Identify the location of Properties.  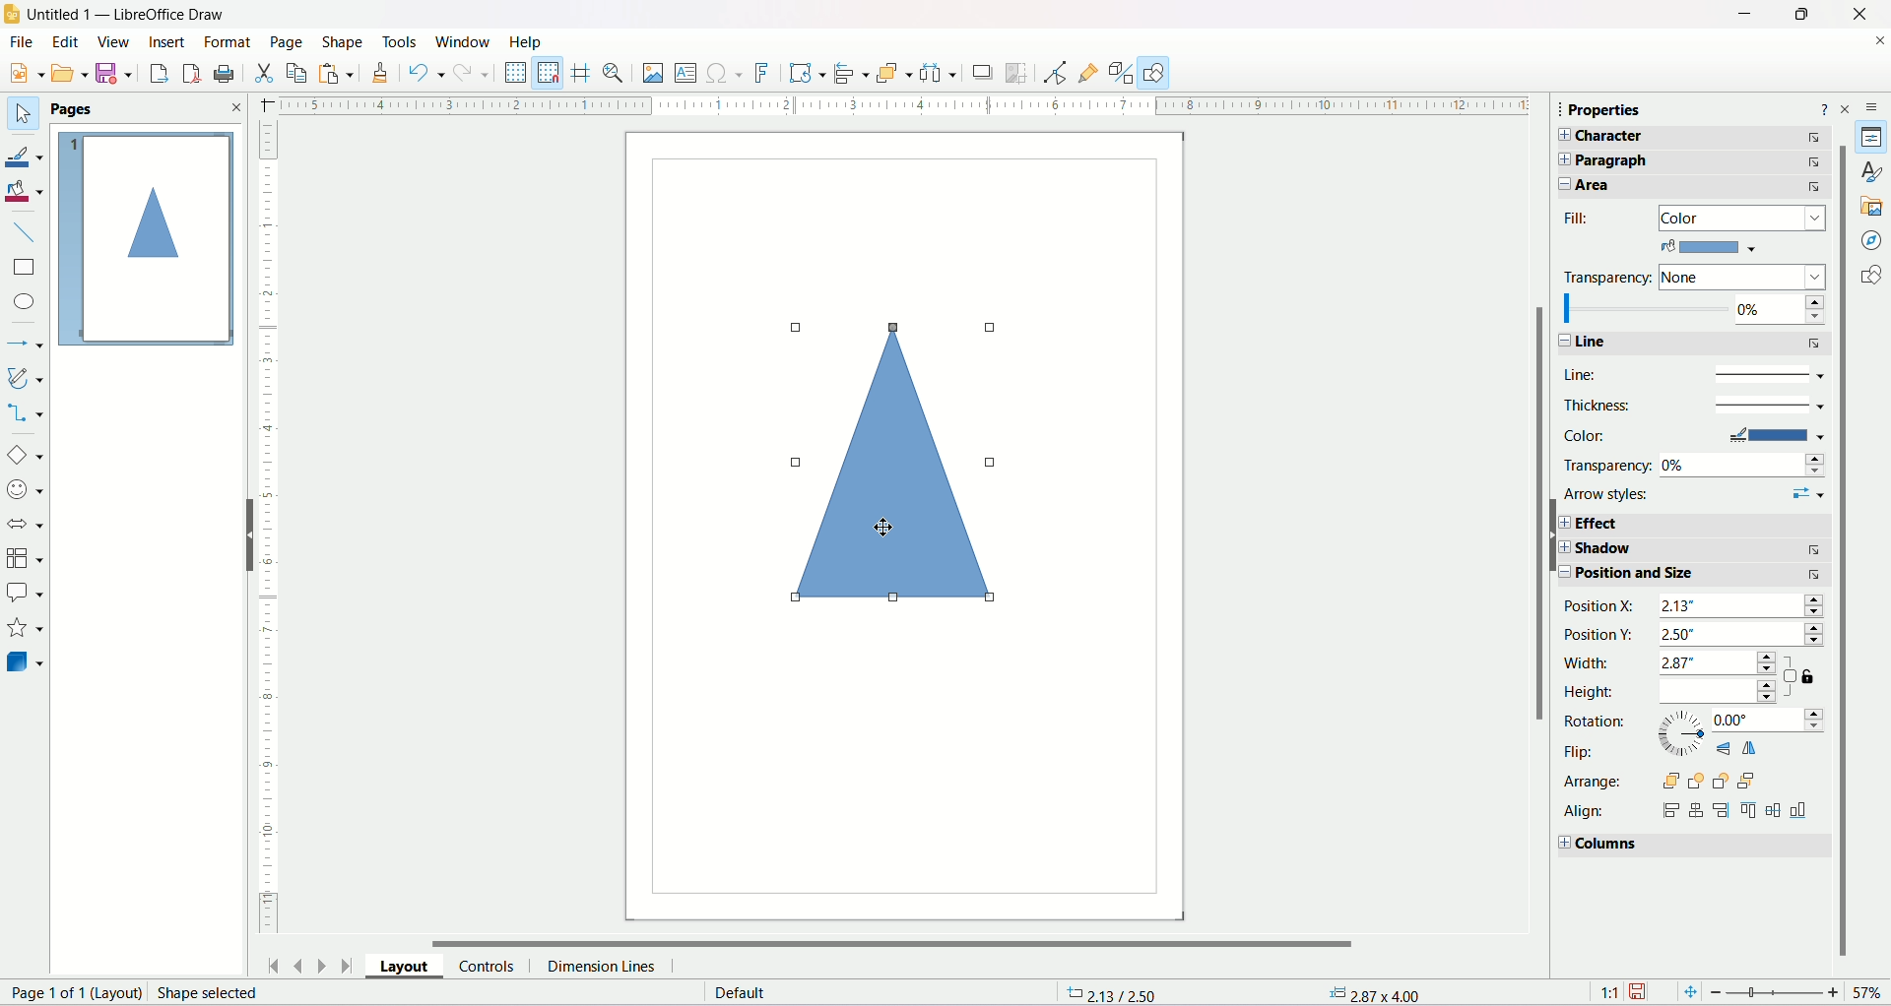
(1874, 138).